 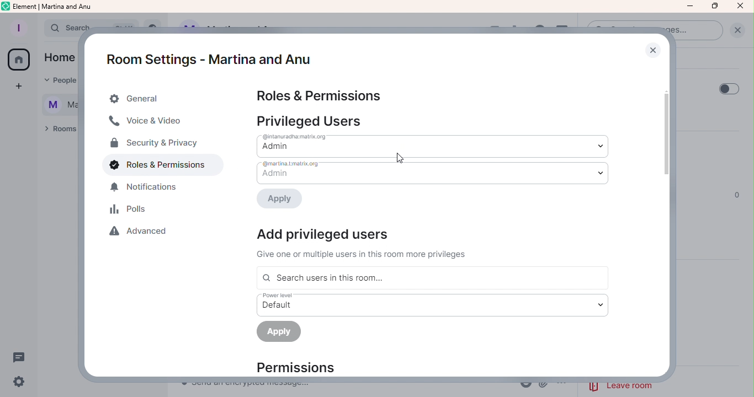 What do you see at coordinates (432, 173) in the screenshot?
I see `Drop down menu` at bounding box center [432, 173].